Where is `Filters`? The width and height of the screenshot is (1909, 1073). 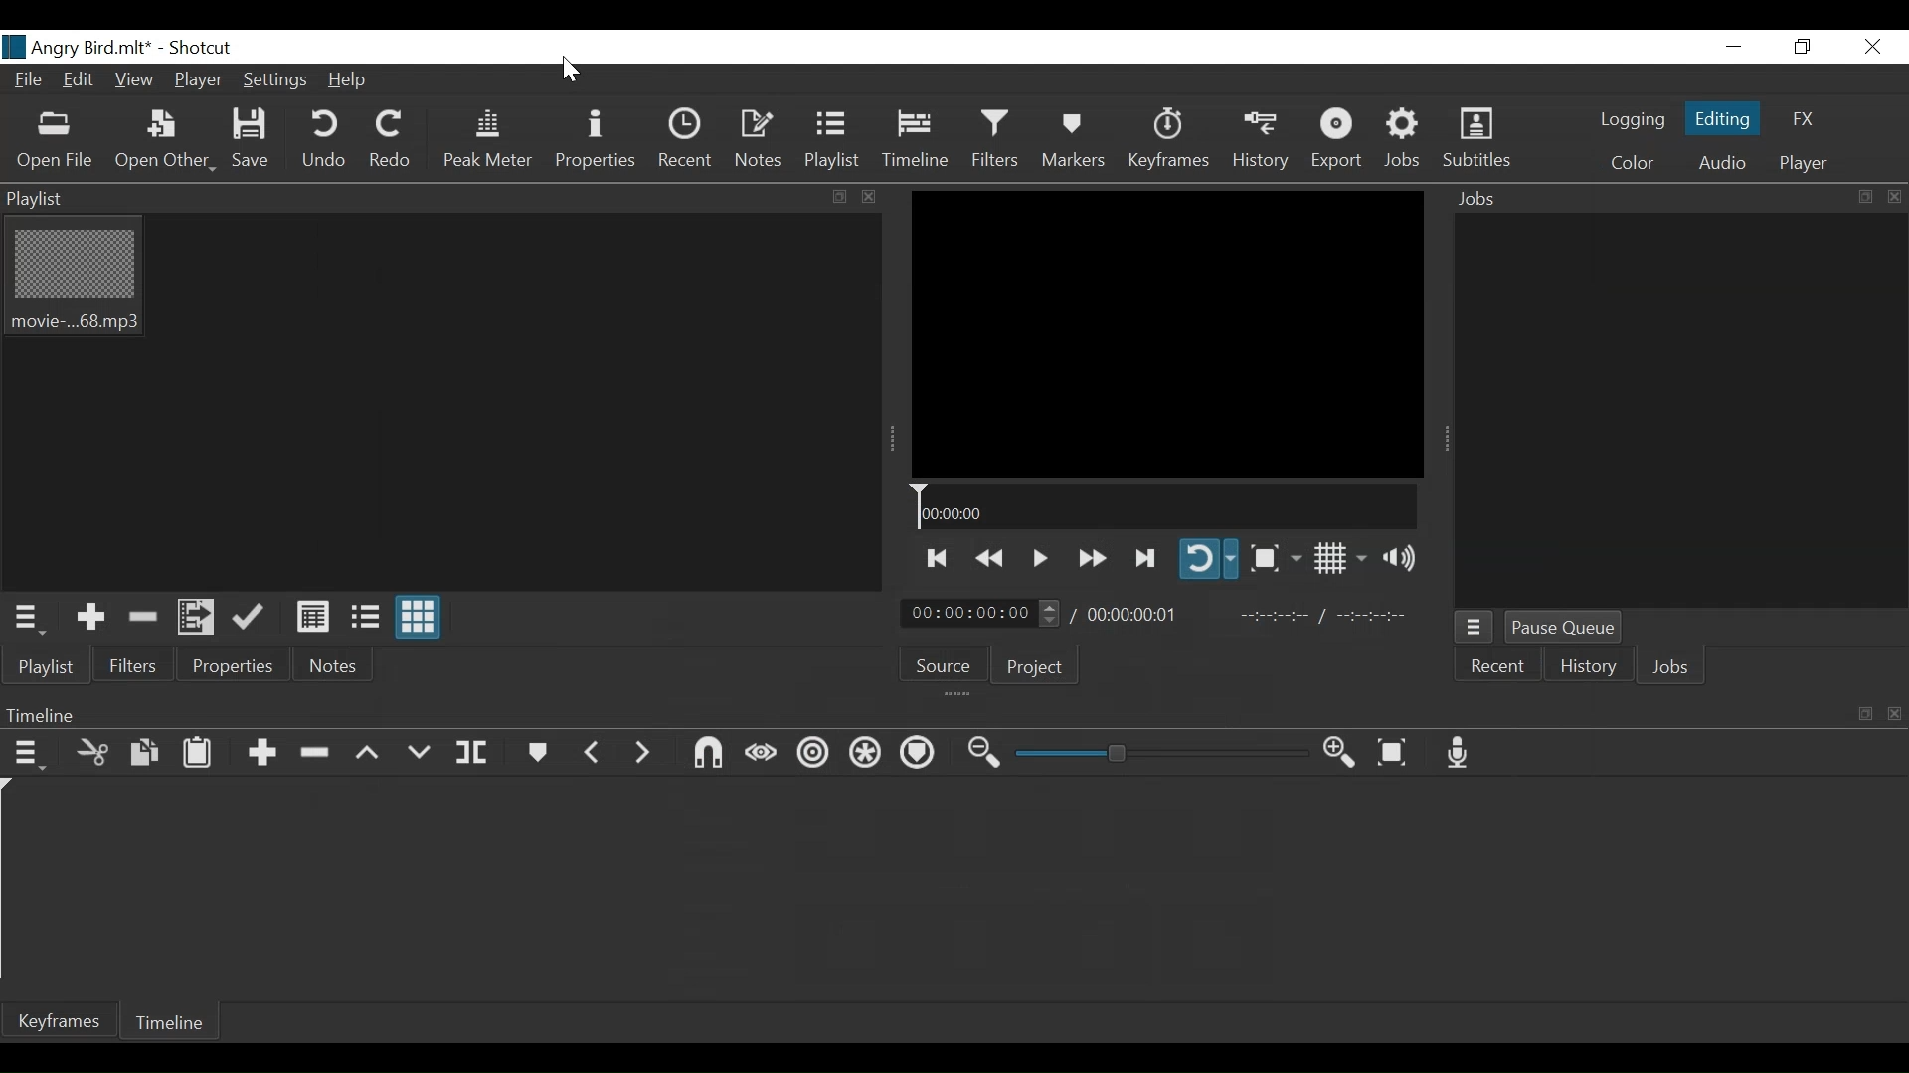 Filters is located at coordinates (129, 665).